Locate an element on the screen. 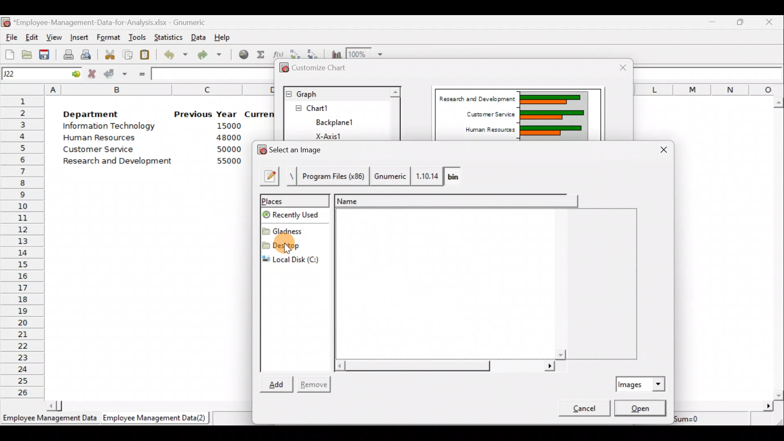  Recently used is located at coordinates (297, 215).